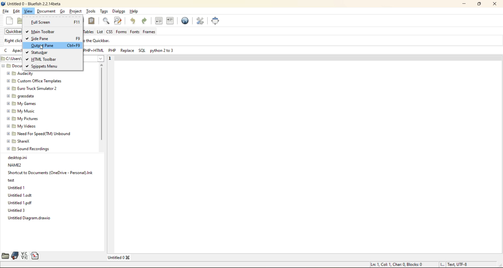 The width and height of the screenshot is (503, 268). Describe the element at coordinates (42, 47) in the screenshot. I see `cursor` at that location.